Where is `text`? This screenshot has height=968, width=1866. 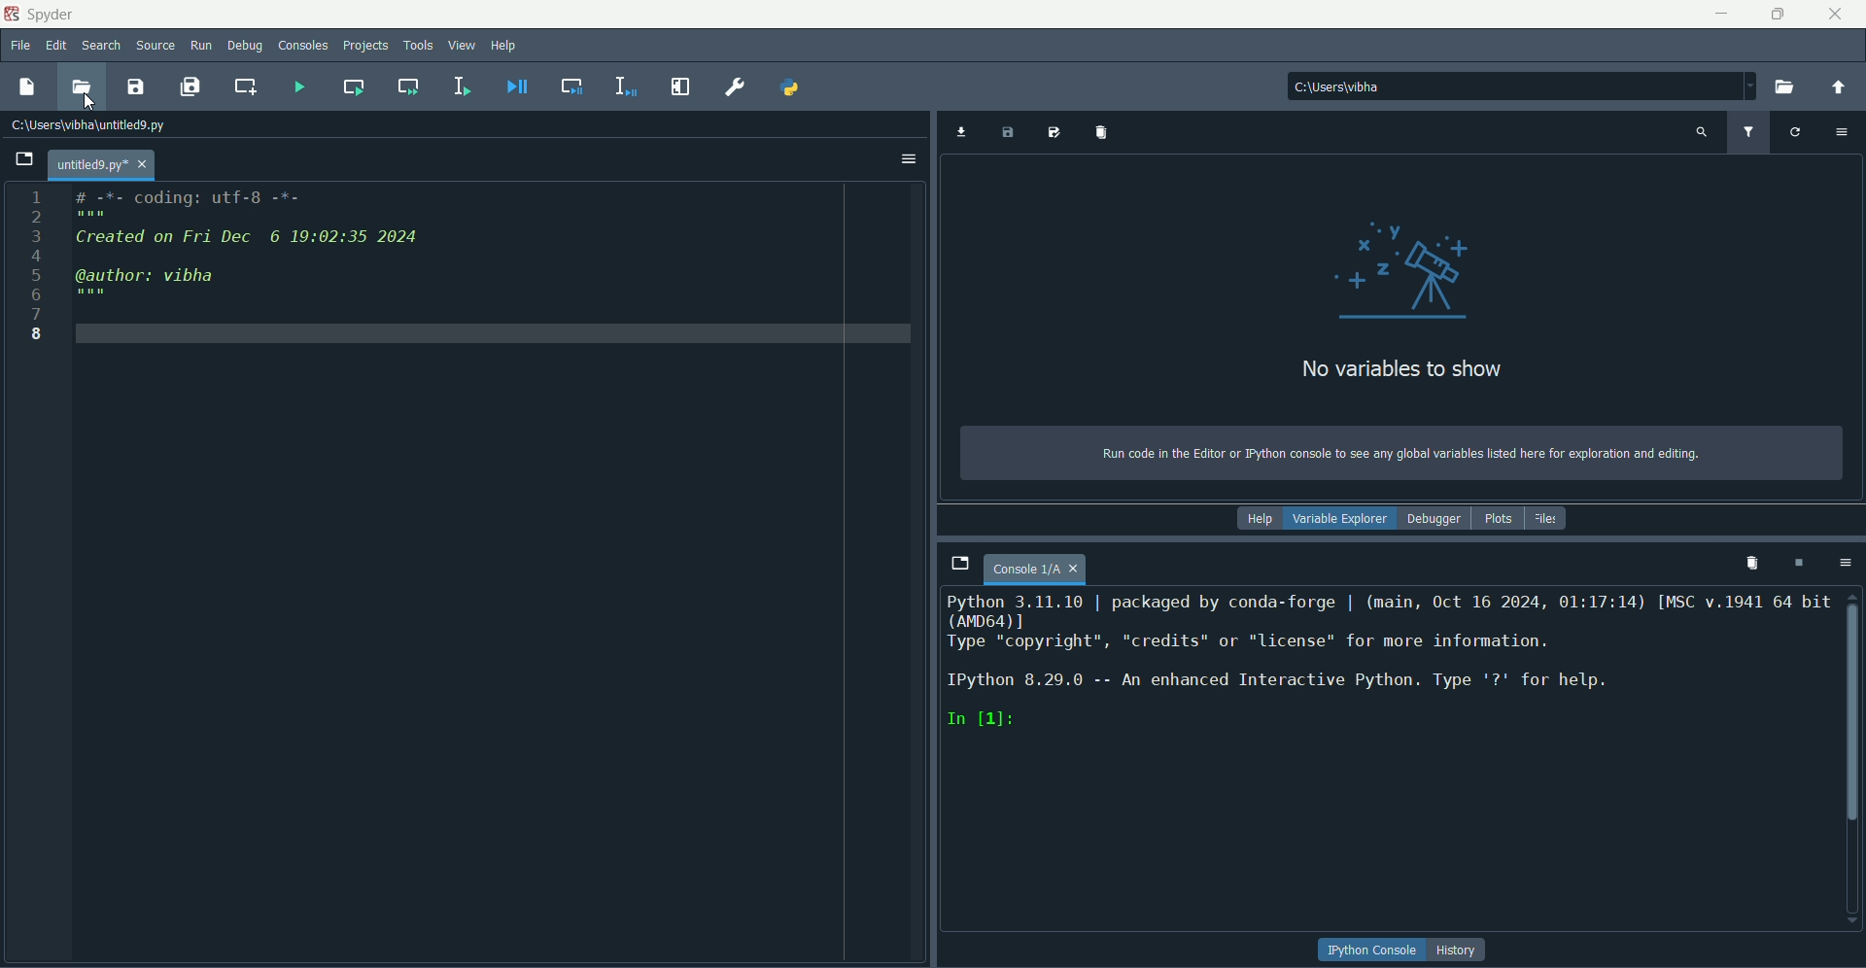
text is located at coordinates (1404, 371).